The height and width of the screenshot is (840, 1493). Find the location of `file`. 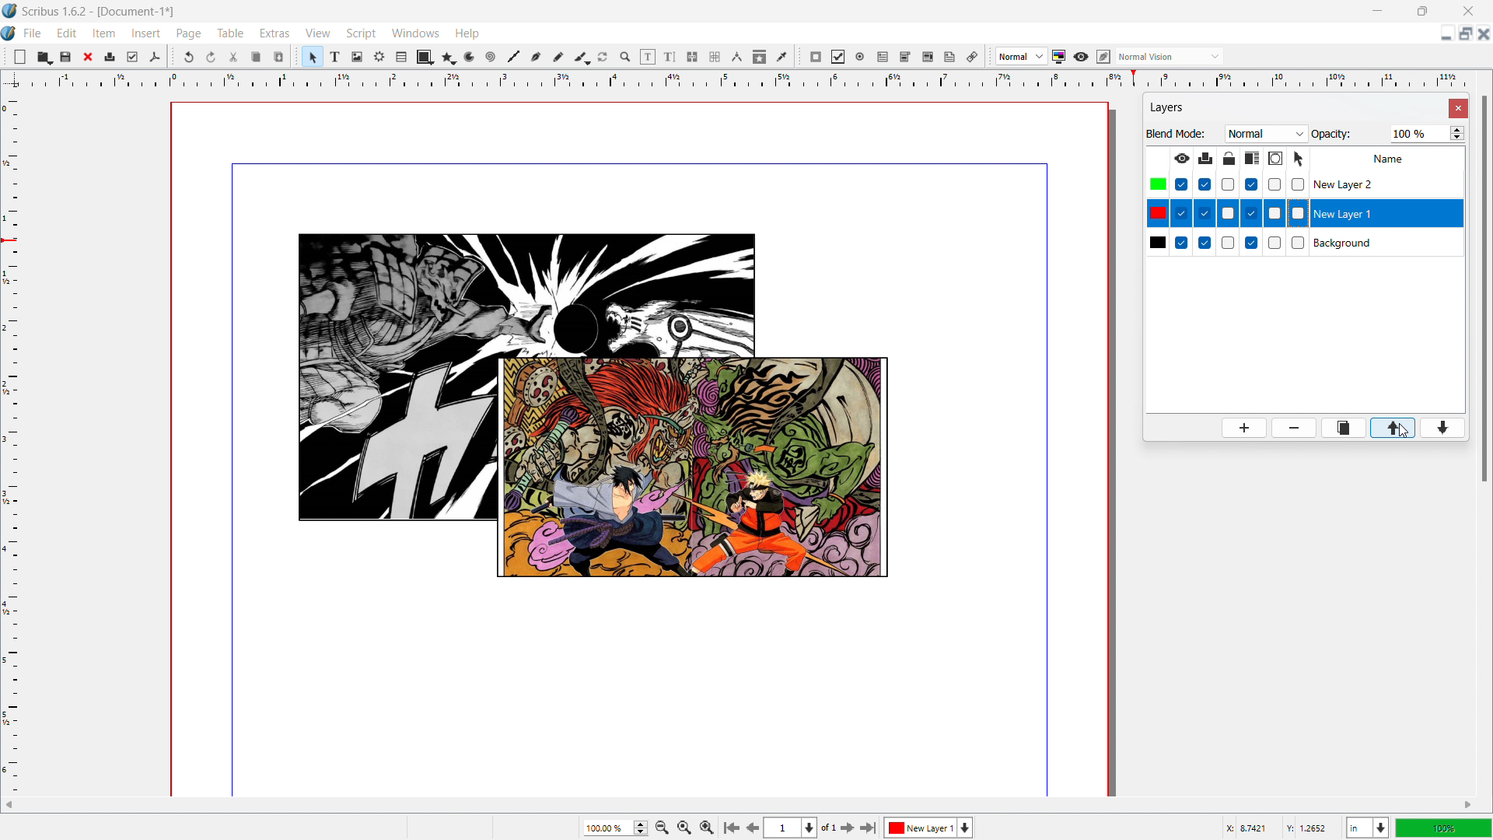

file is located at coordinates (33, 33).